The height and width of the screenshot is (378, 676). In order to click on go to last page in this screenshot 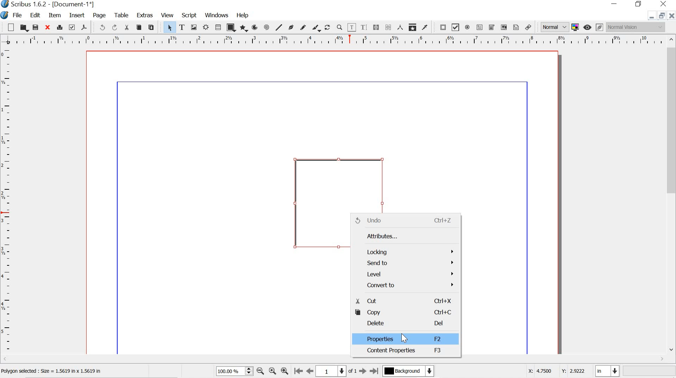, I will do `click(374, 371)`.